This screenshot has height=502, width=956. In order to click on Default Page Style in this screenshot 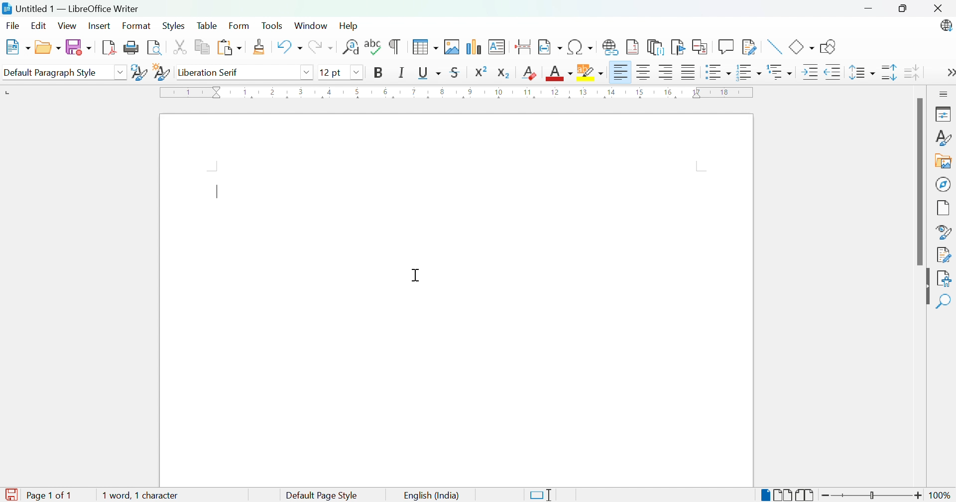, I will do `click(324, 496)`.